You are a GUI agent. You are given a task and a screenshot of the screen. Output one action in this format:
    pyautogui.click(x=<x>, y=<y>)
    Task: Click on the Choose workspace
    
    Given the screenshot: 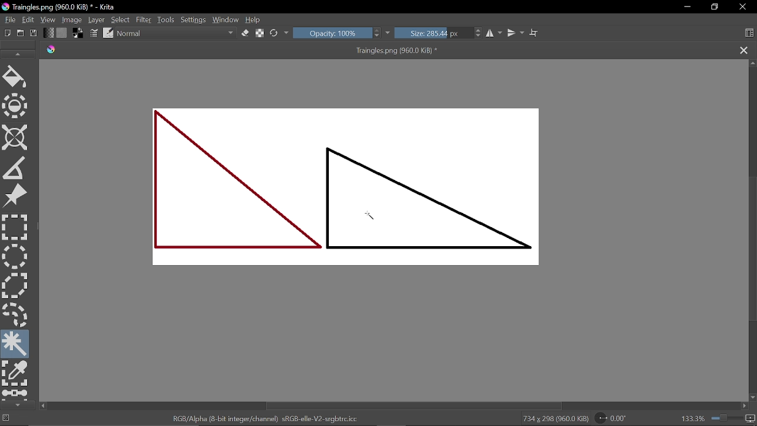 What is the action you would take?
    pyautogui.click(x=750, y=33)
    